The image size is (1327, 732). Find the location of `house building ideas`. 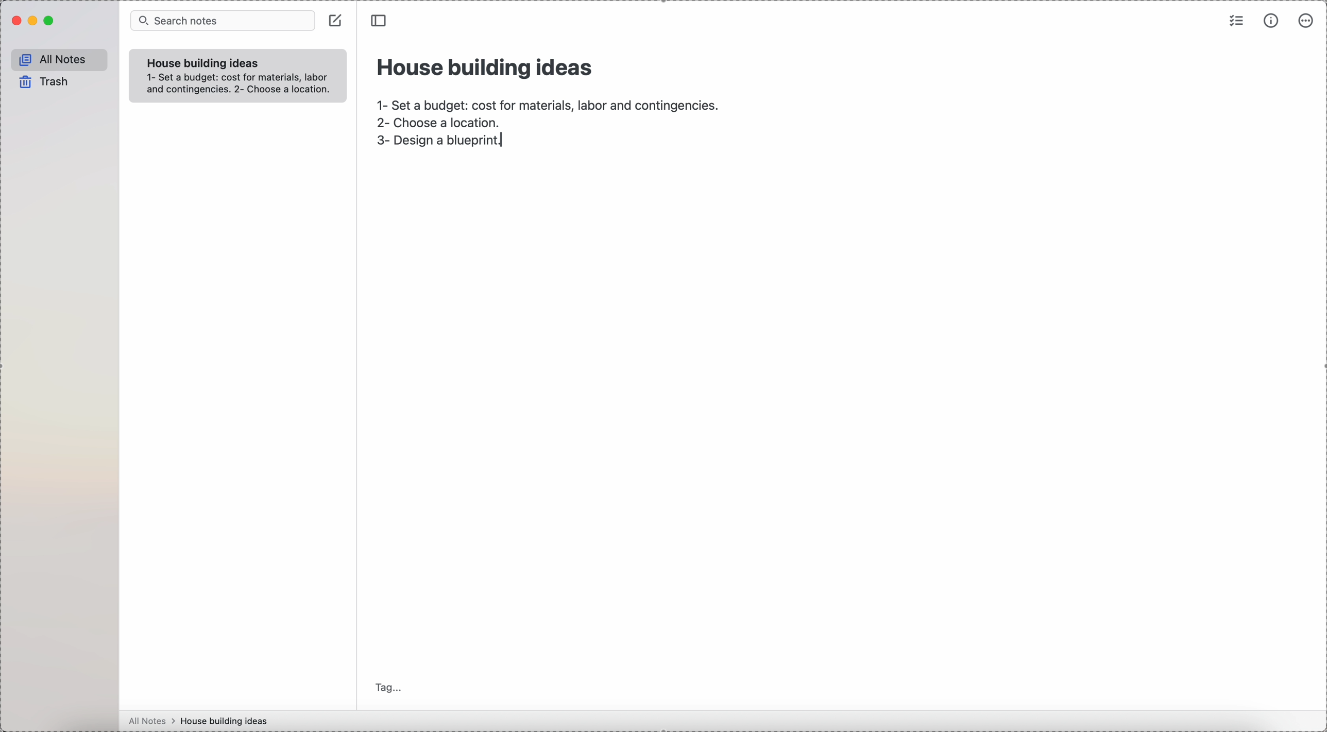

house building ideas is located at coordinates (486, 66).